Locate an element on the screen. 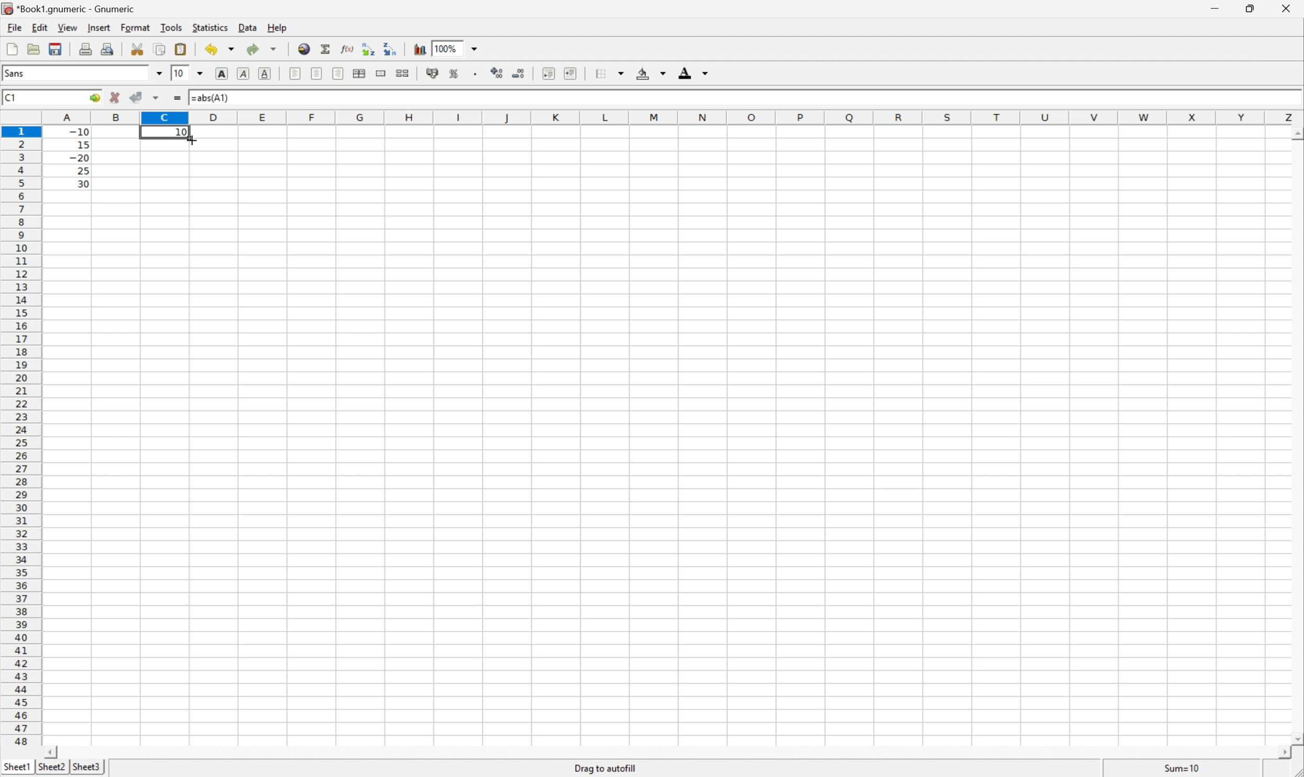  File is located at coordinates (13, 28).